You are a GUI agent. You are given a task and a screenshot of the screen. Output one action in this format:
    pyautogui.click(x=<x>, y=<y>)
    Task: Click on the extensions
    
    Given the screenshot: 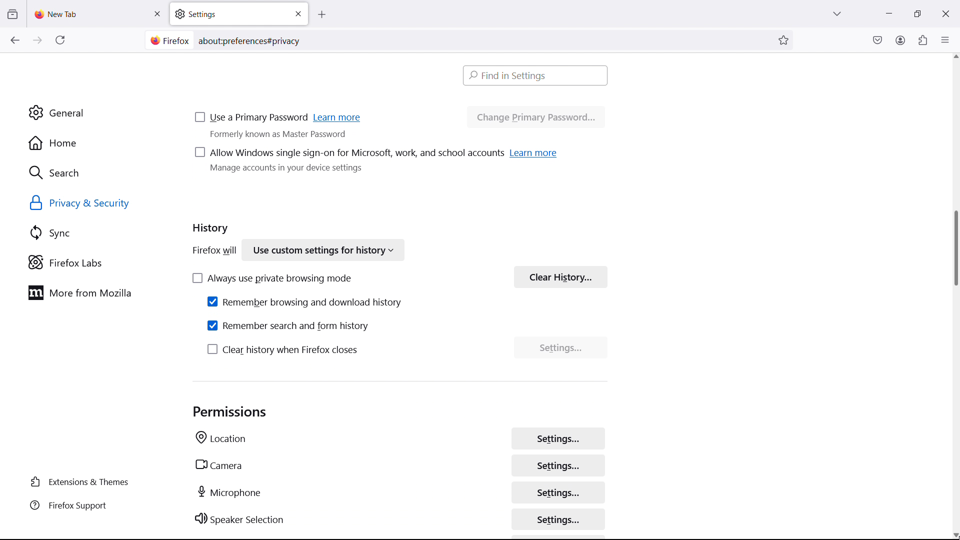 What is the action you would take?
    pyautogui.click(x=922, y=40)
    